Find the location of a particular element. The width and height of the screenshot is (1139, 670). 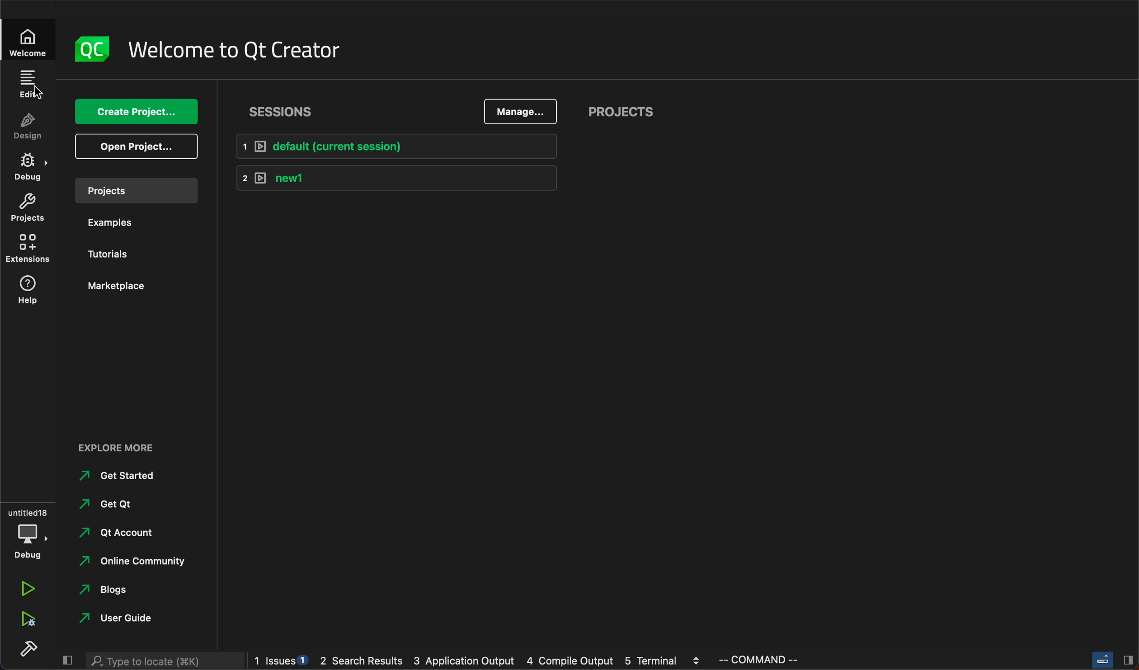

marketplace is located at coordinates (118, 286).